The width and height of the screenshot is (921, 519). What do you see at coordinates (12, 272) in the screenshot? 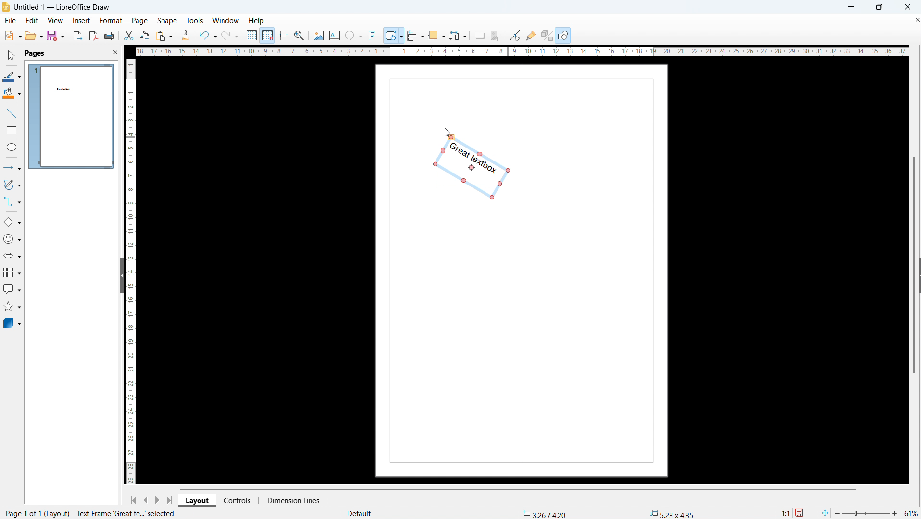
I see `flowcharts` at bounding box center [12, 272].